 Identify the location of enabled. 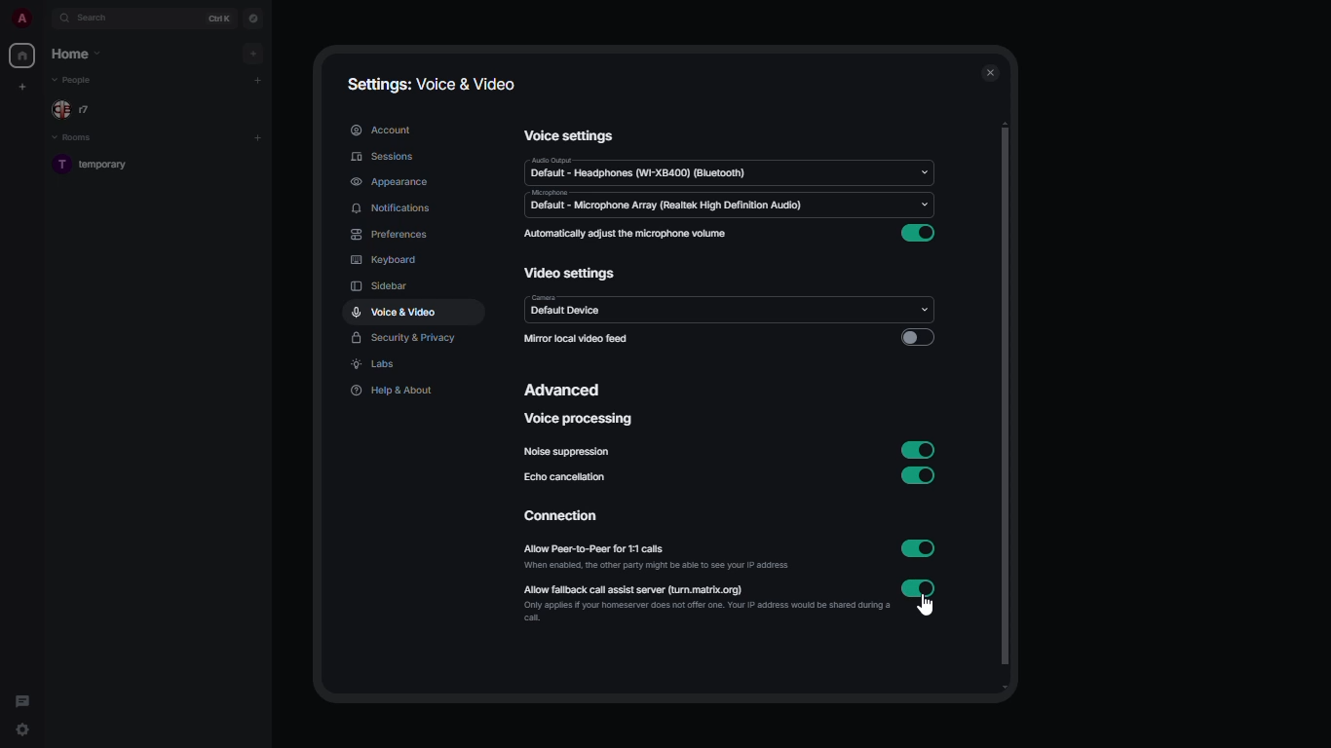
(918, 235).